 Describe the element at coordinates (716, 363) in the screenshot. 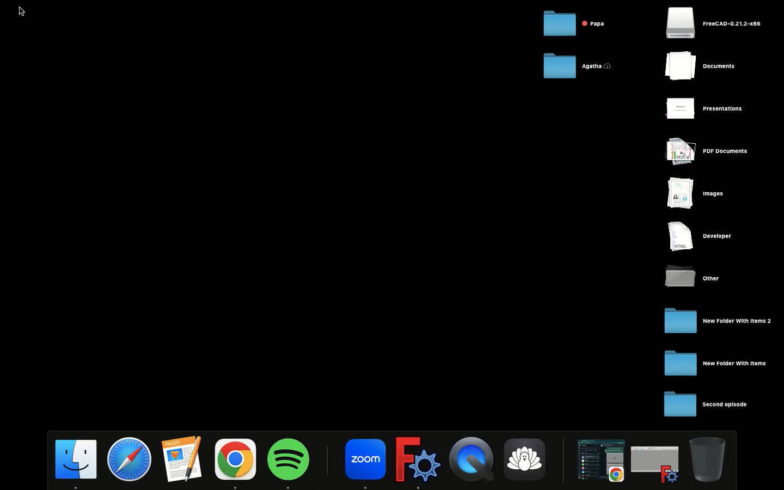

I see `Folder` at that location.